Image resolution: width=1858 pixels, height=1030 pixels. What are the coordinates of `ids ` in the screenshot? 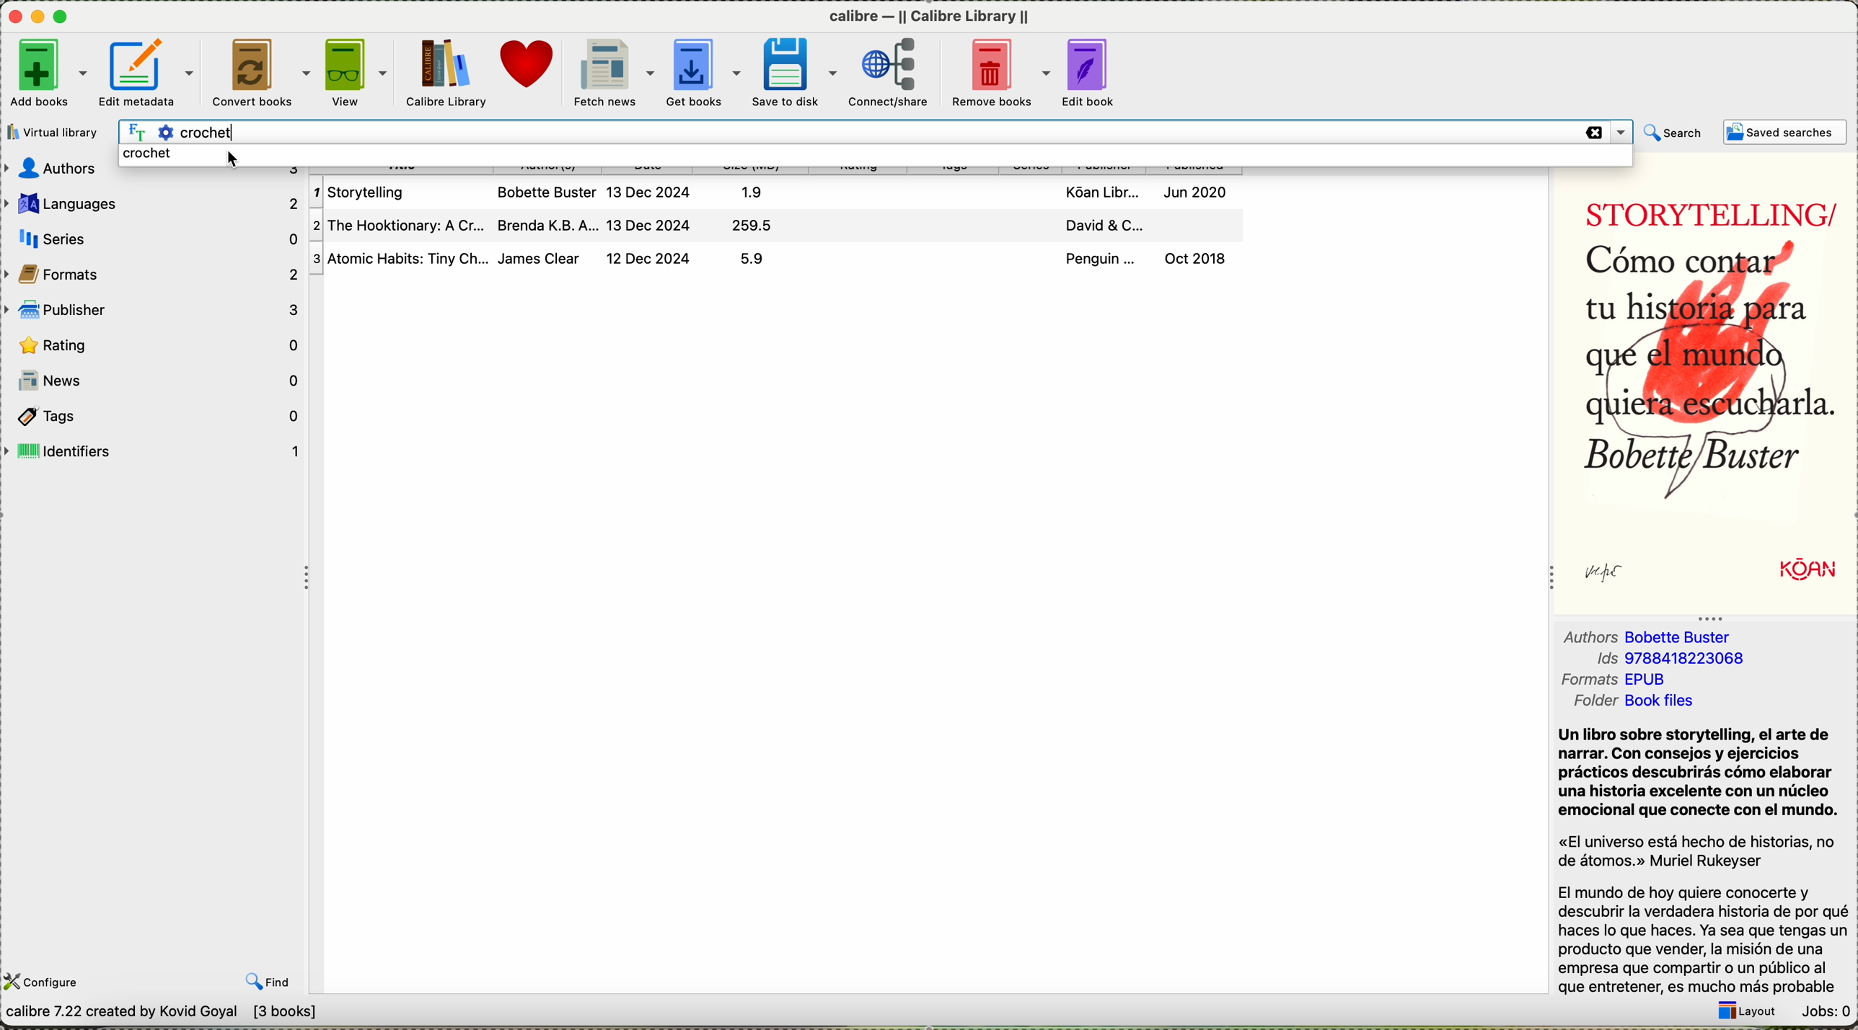 It's located at (1590, 660).